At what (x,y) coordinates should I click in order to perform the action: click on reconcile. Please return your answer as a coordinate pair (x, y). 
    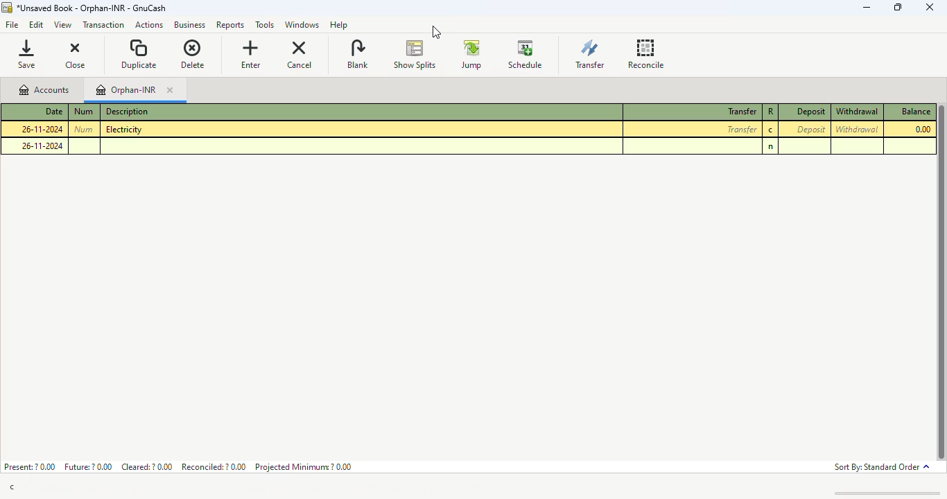
    Looking at the image, I should click on (646, 53).